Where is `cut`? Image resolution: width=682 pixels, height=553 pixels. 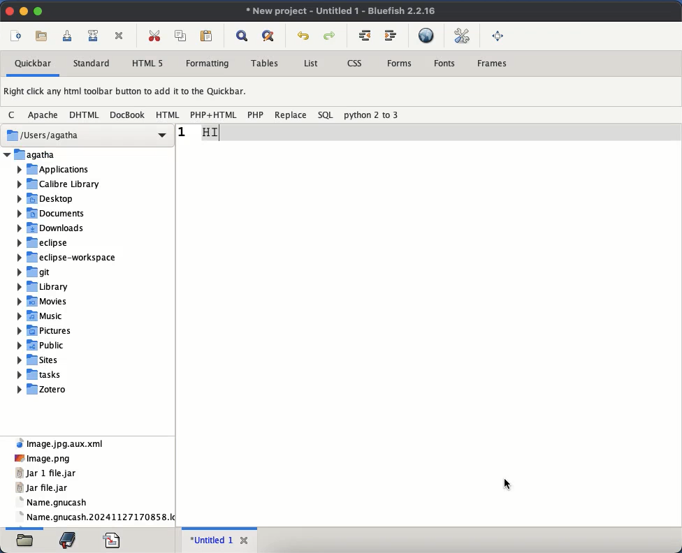 cut is located at coordinates (120, 36).